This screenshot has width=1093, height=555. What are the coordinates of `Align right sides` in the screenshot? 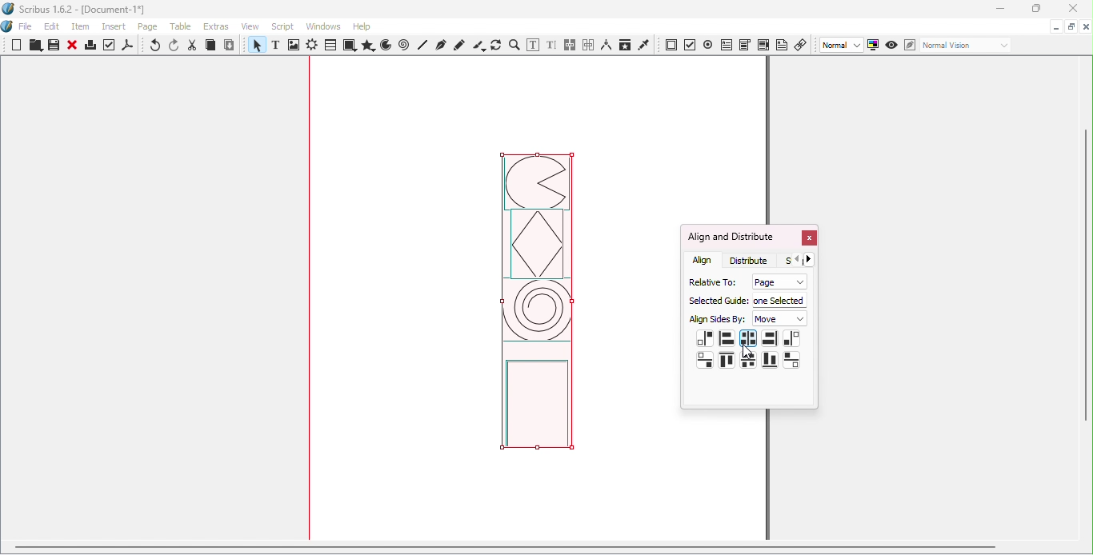 It's located at (769, 339).